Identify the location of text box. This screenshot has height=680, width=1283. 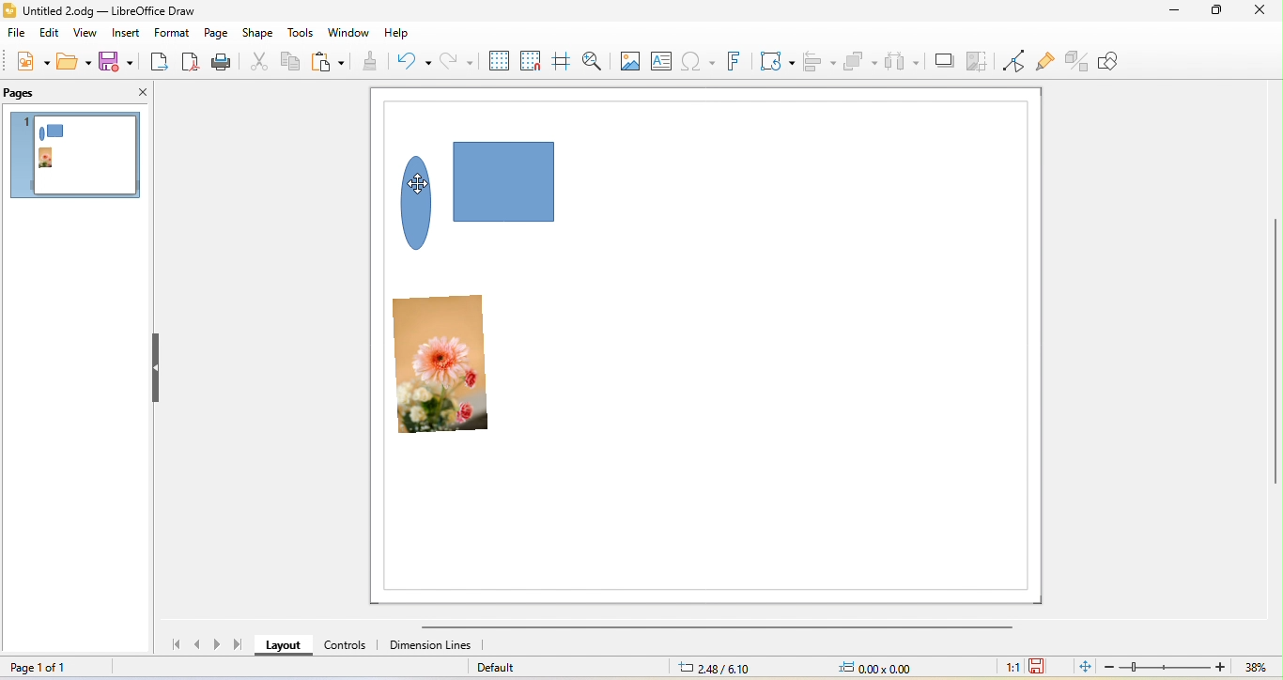
(664, 59).